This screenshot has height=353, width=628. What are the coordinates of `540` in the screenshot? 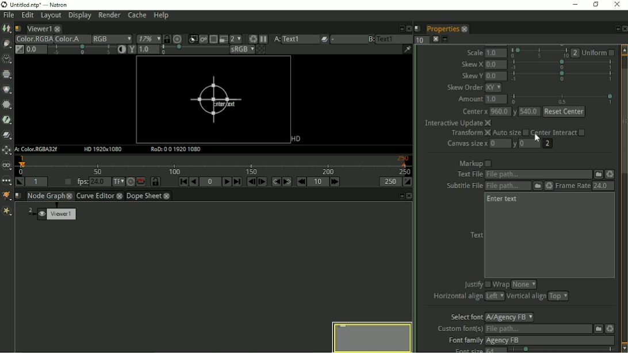 It's located at (530, 113).